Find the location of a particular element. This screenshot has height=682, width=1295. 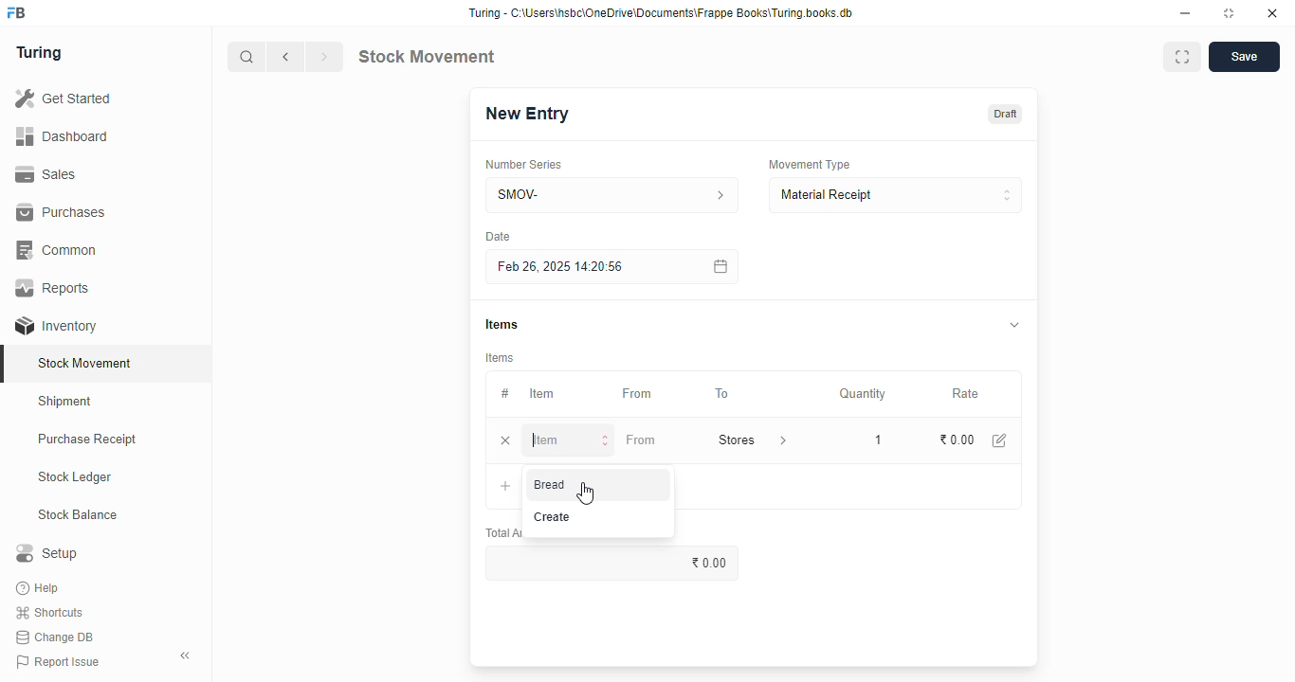

shortcuts is located at coordinates (49, 613).